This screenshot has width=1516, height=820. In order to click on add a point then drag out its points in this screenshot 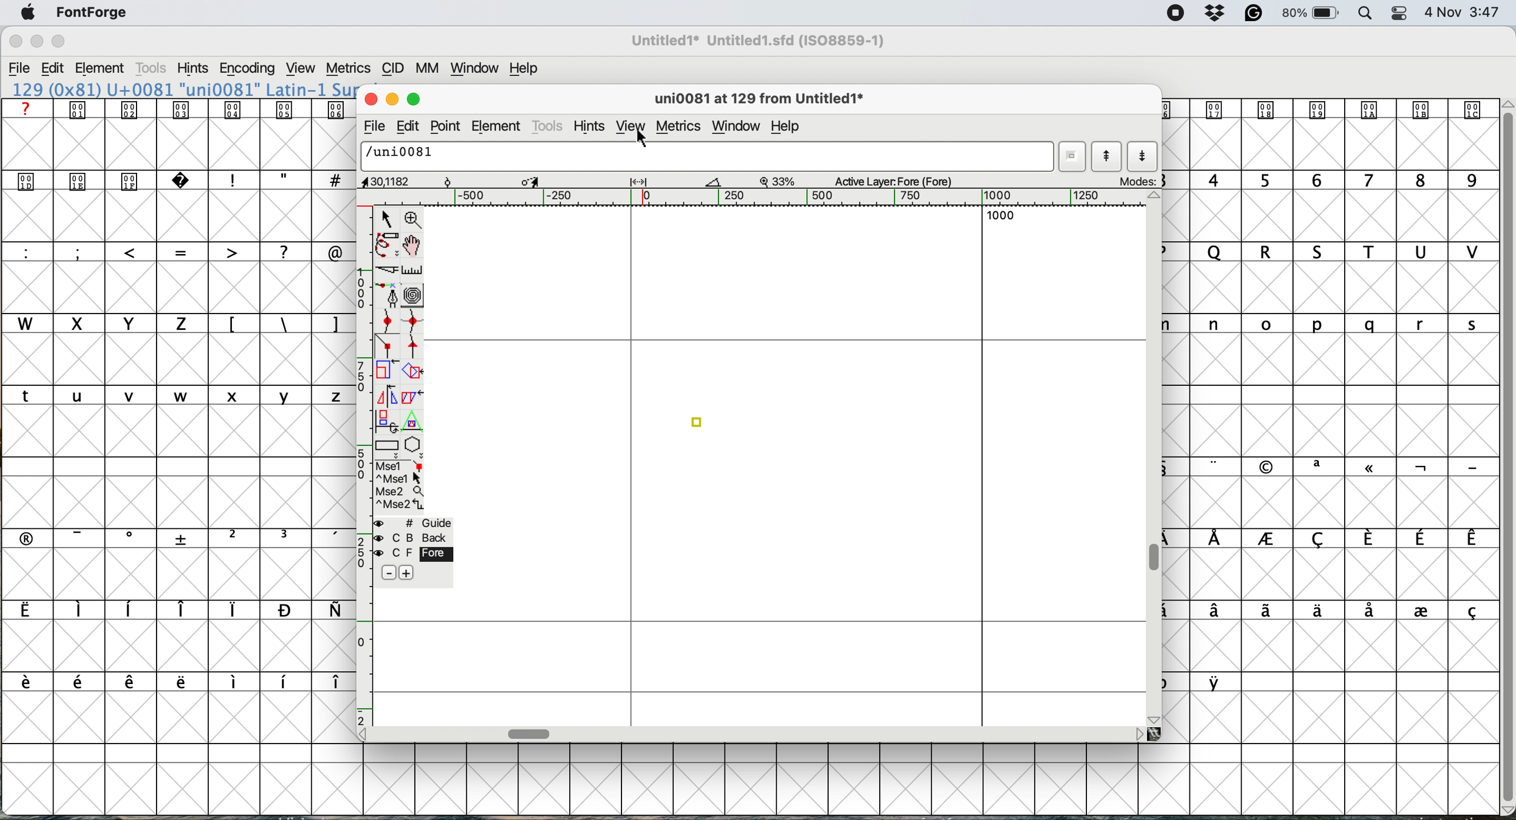, I will do `click(388, 294)`.